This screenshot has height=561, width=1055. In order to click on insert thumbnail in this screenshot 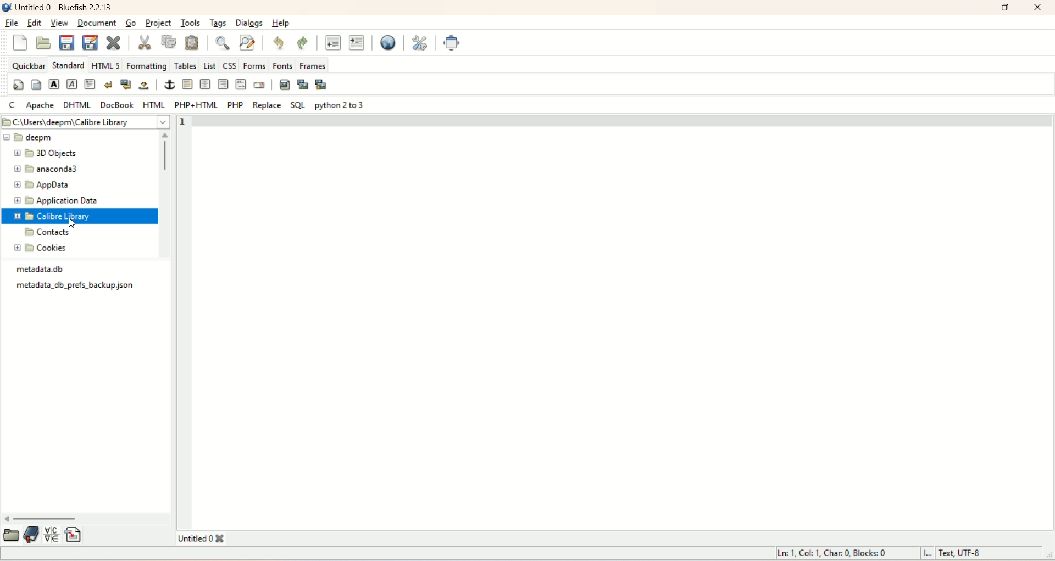, I will do `click(302, 85)`.